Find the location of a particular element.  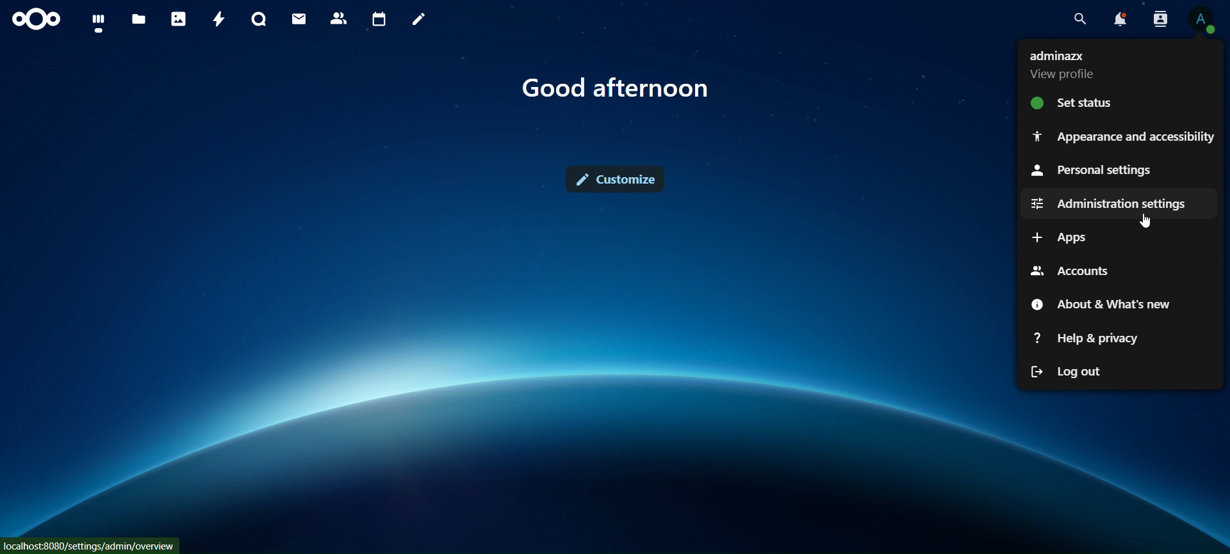

administration settings is located at coordinates (1115, 203).